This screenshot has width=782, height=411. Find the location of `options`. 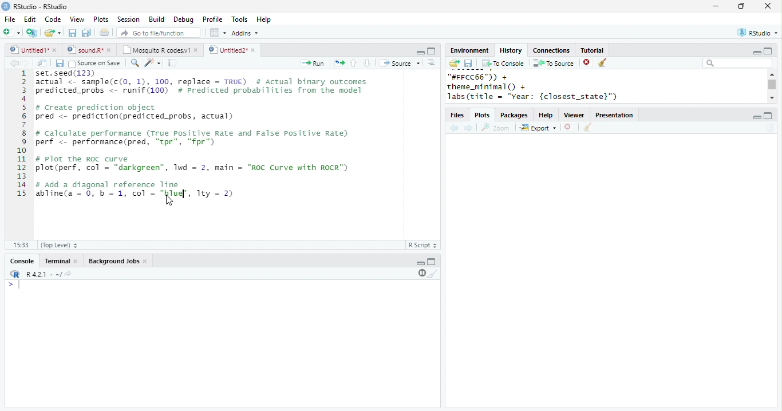

options is located at coordinates (217, 33).